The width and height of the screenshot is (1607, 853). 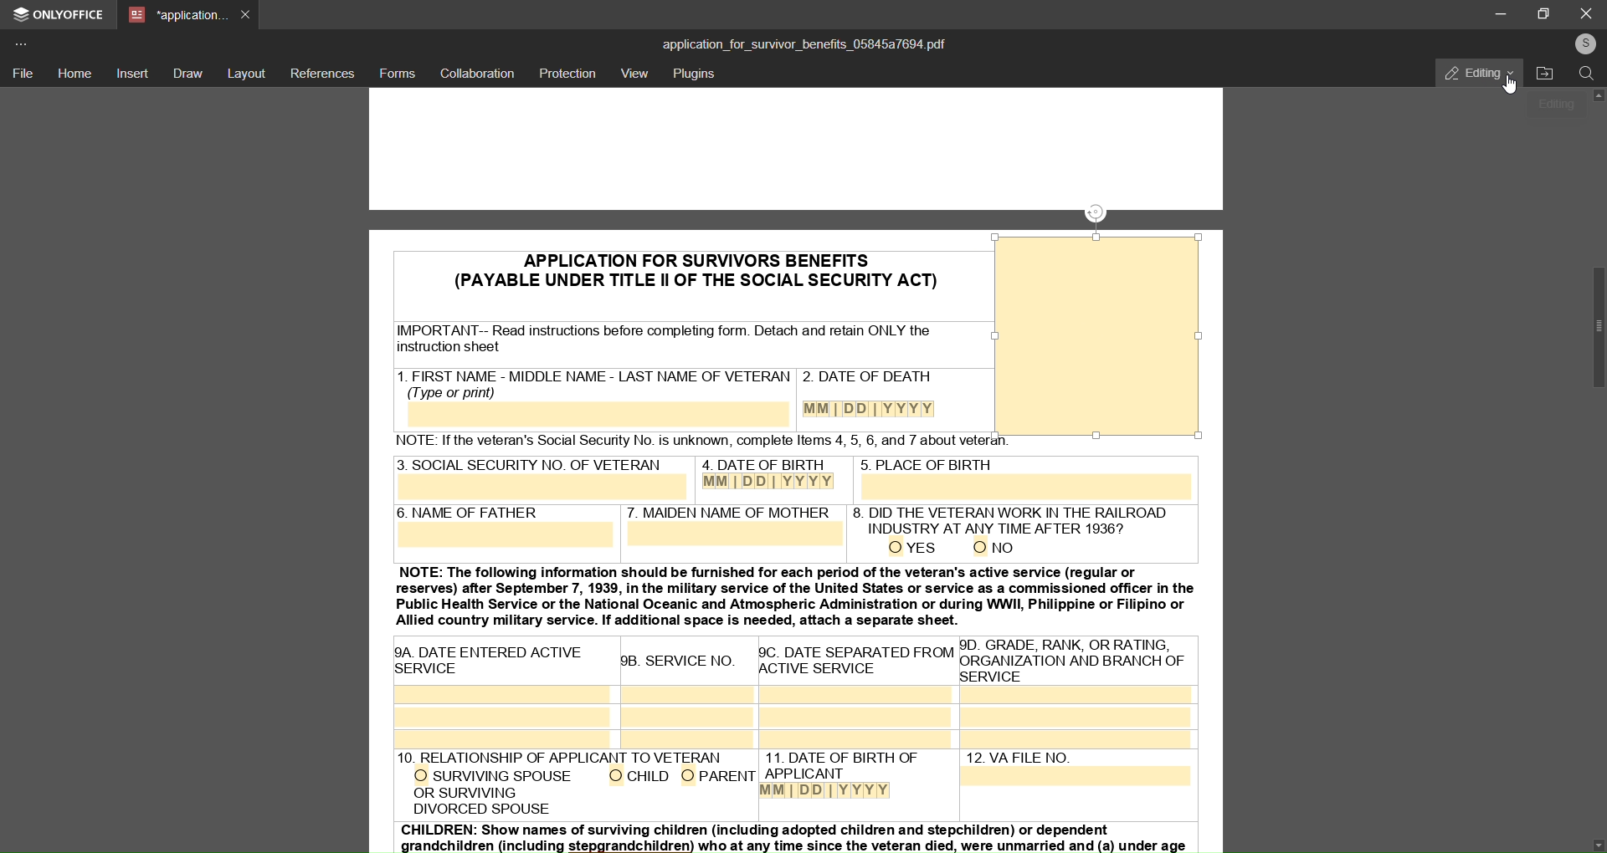 What do you see at coordinates (1588, 839) in the screenshot?
I see `move down` at bounding box center [1588, 839].